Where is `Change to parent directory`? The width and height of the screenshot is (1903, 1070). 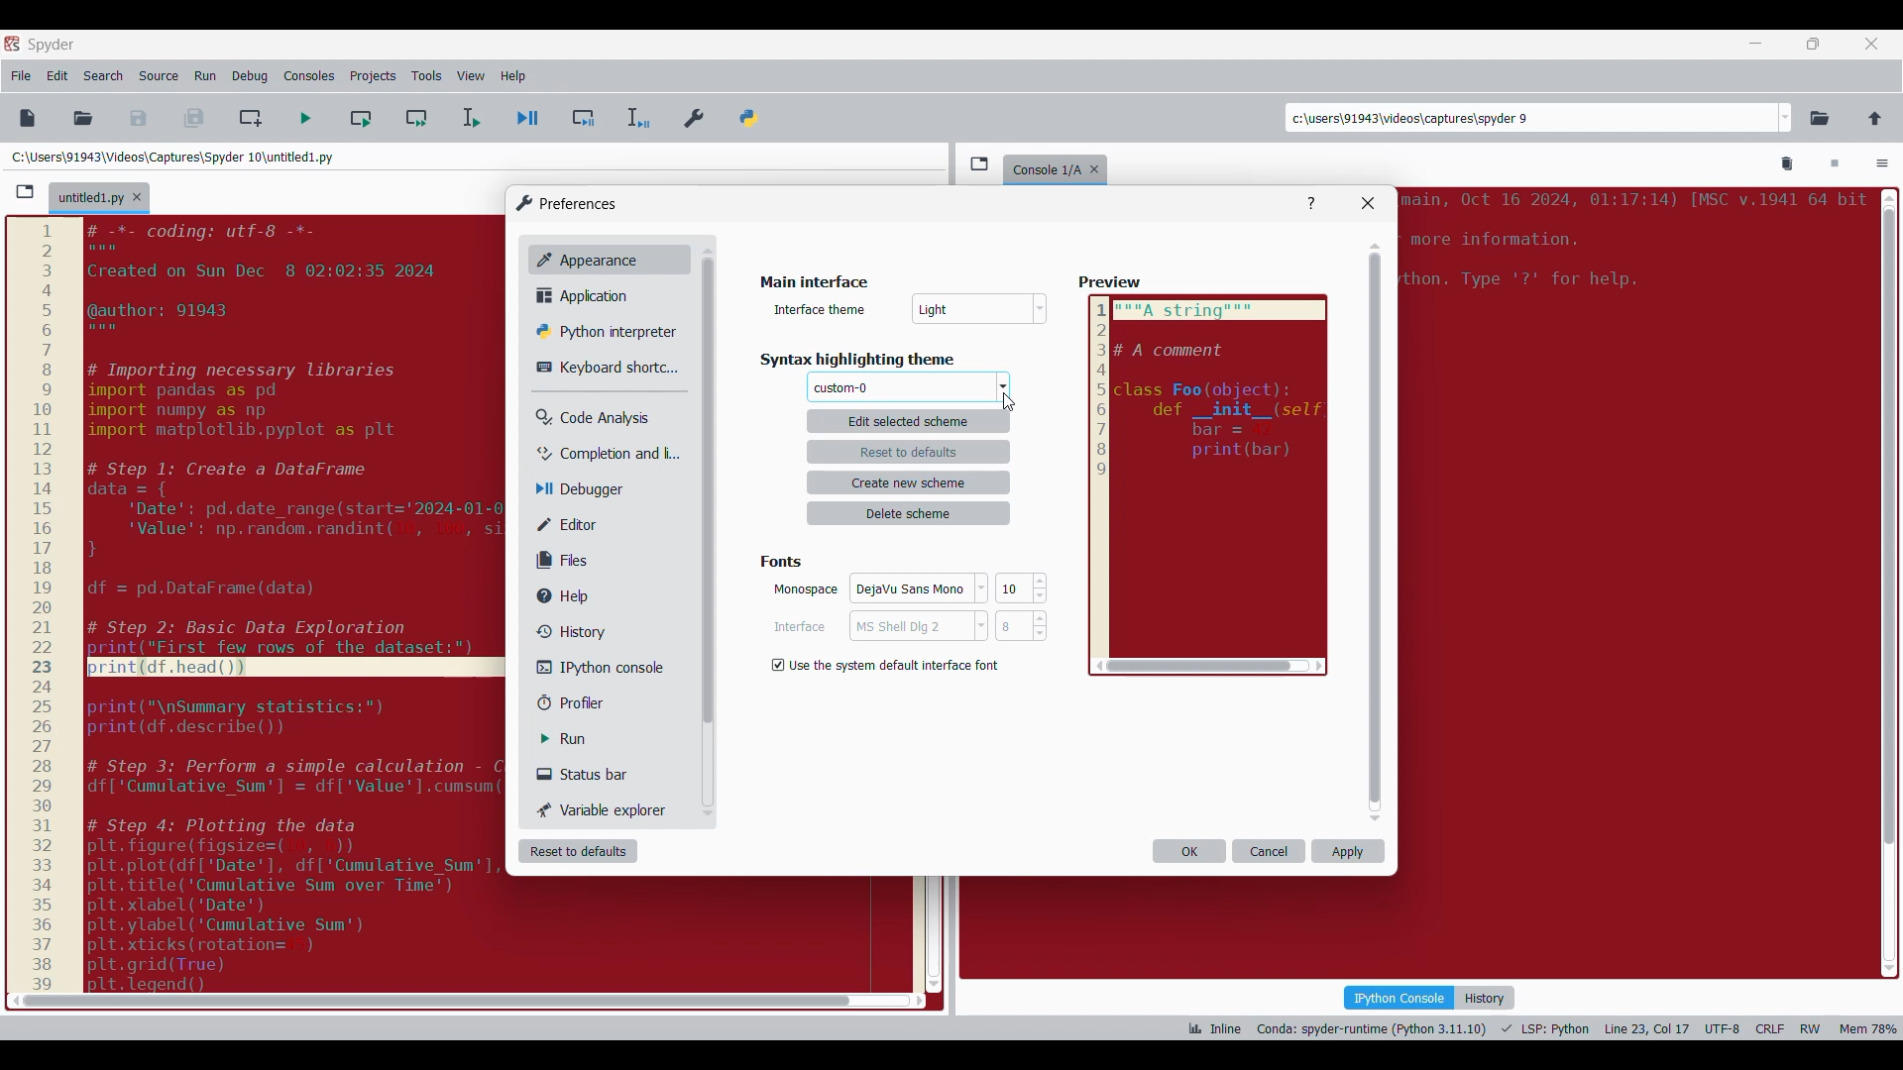 Change to parent directory is located at coordinates (1875, 118).